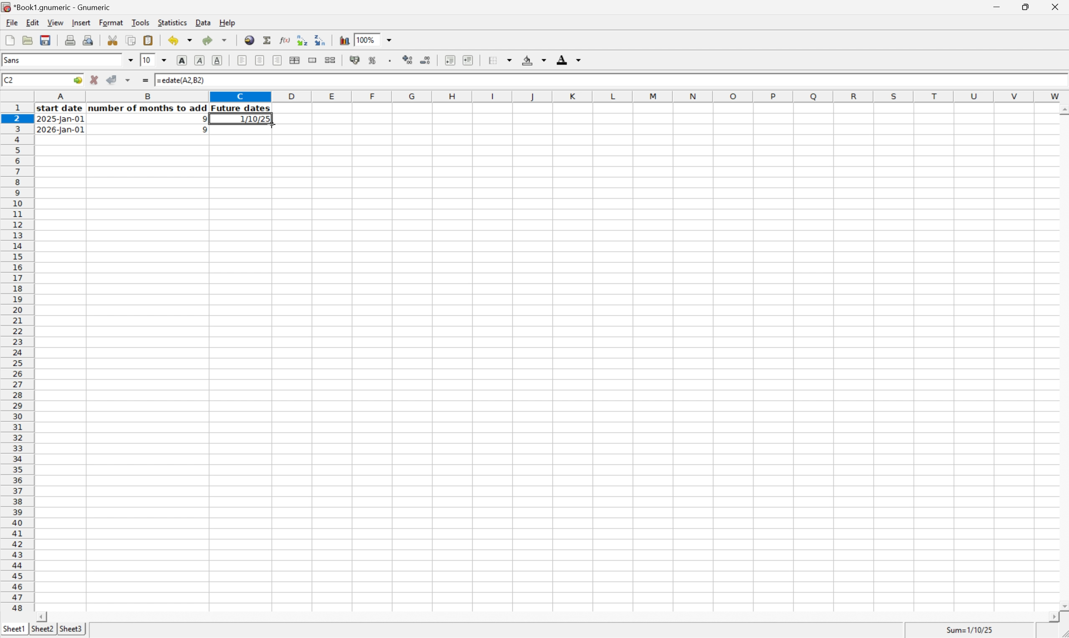 This screenshot has height=638, width=1069. What do you see at coordinates (365, 39) in the screenshot?
I see `100%` at bounding box center [365, 39].